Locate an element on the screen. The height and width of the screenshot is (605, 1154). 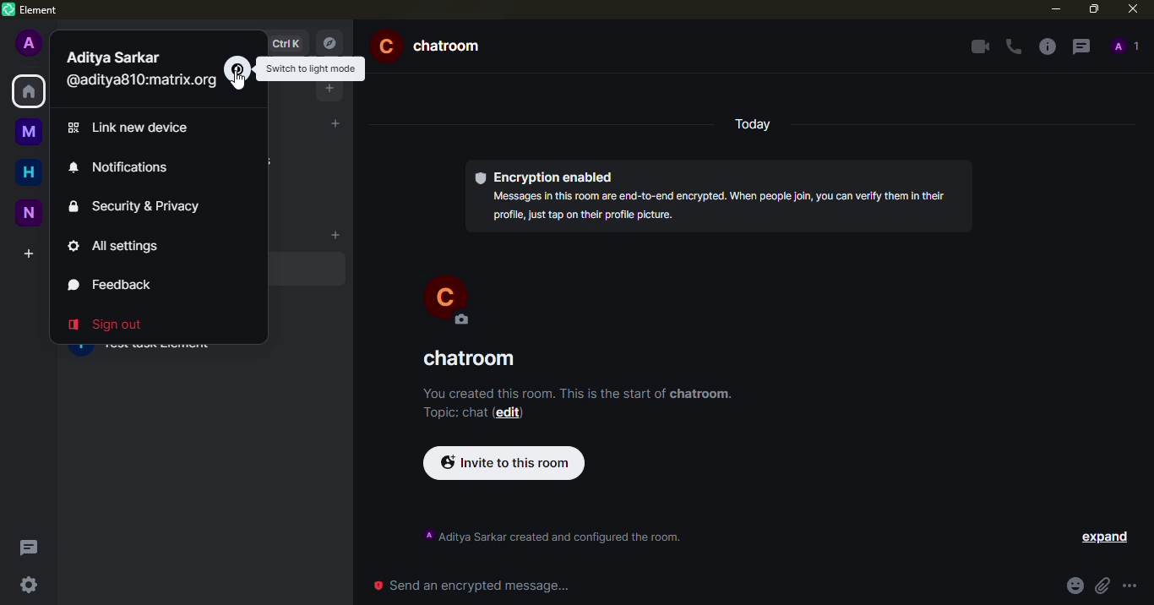
switch mode is located at coordinates (237, 66).